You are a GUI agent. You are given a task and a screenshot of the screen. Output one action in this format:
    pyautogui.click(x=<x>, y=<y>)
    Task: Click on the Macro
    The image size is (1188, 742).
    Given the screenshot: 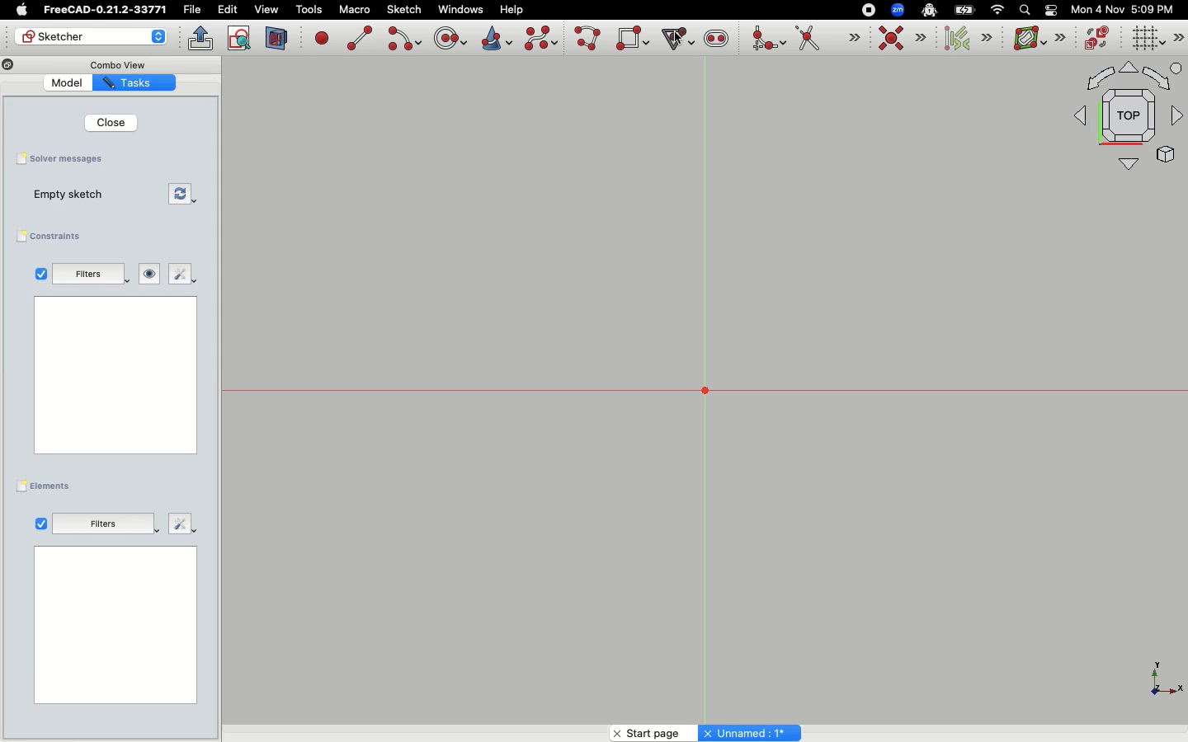 What is the action you would take?
    pyautogui.click(x=353, y=10)
    